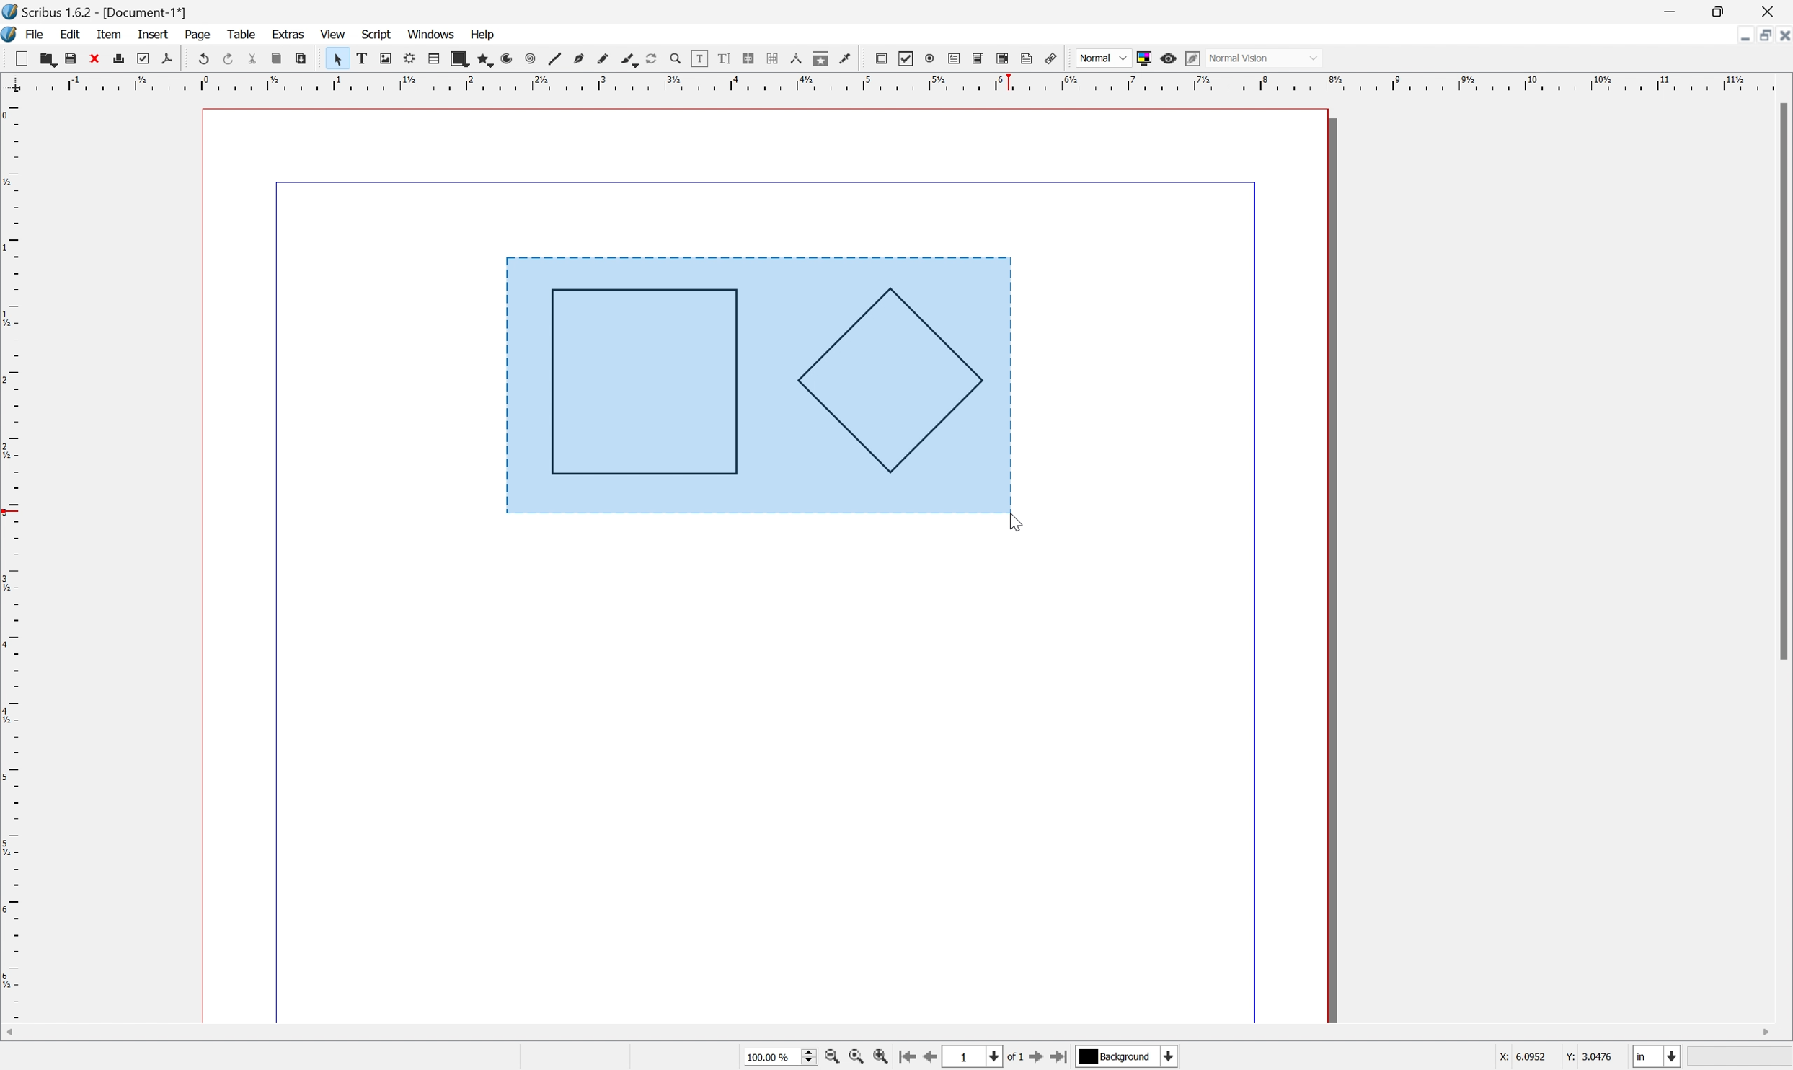 This screenshot has height=1070, width=1793. Describe the element at coordinates (1265, 56) in the screenshot. I see `Normal Vision` at that location.